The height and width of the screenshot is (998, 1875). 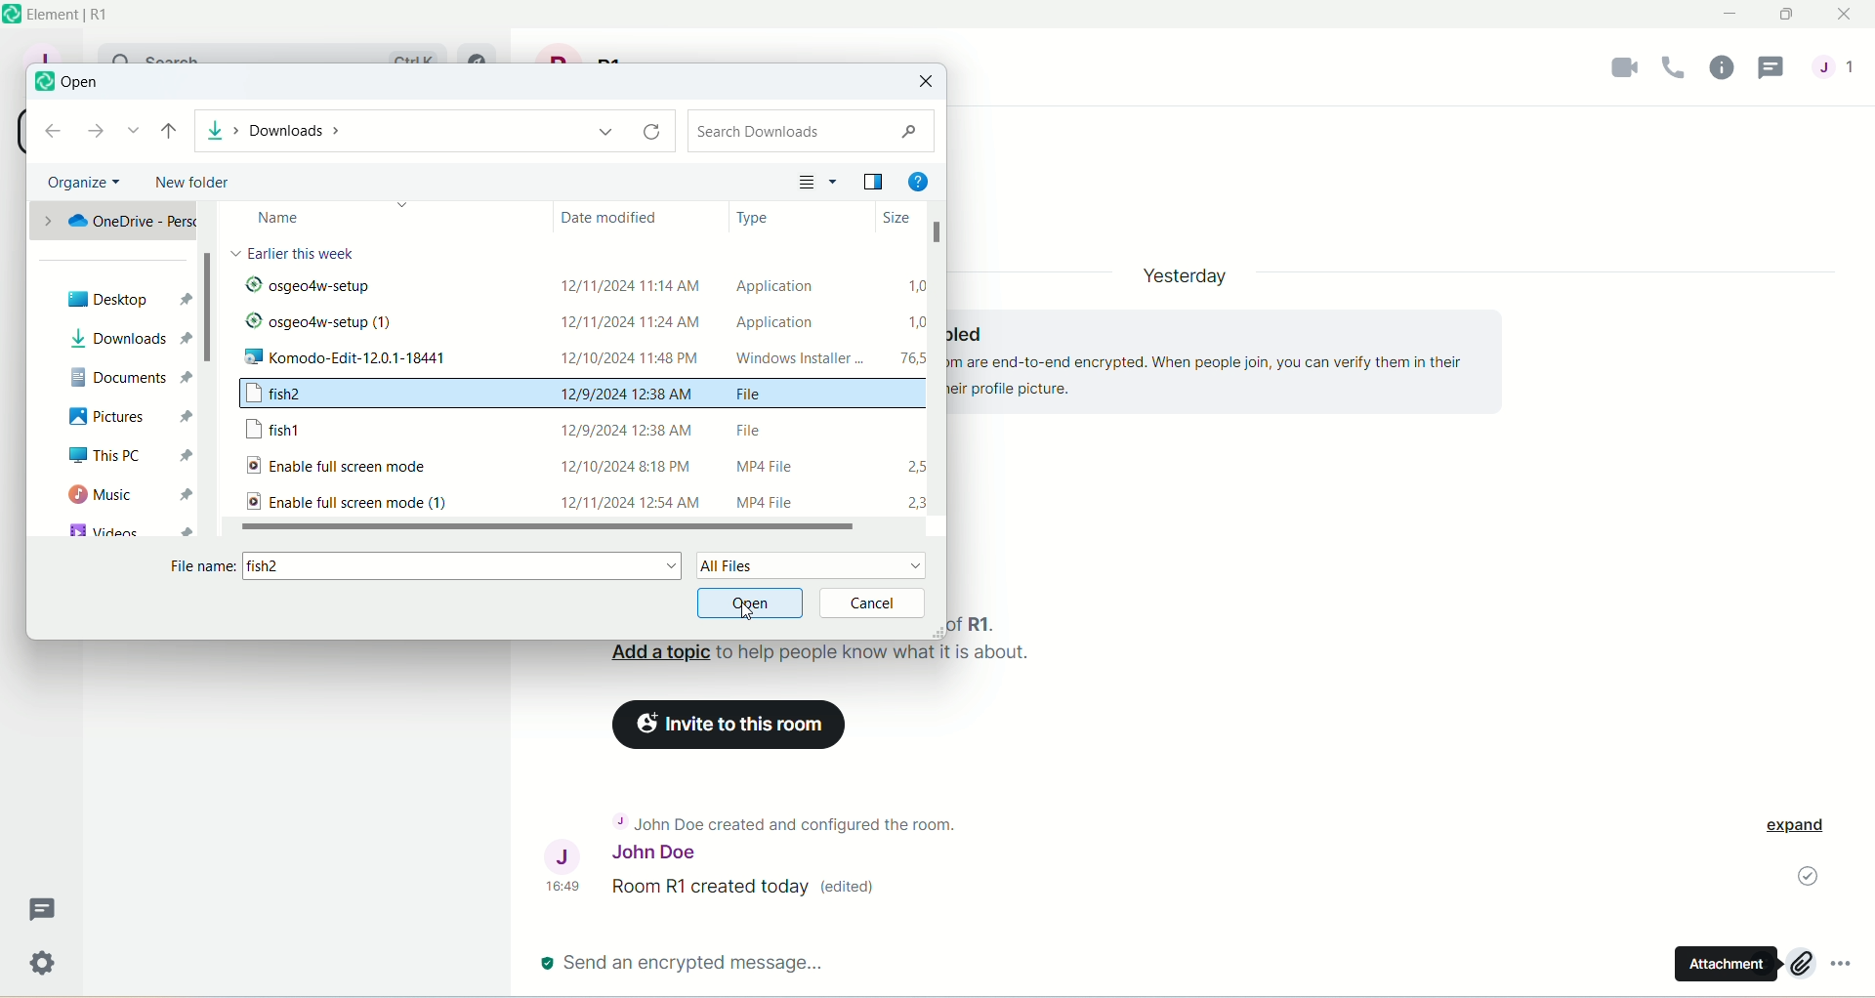 I want to click on Mp4 file, so click(x=783, y=502).